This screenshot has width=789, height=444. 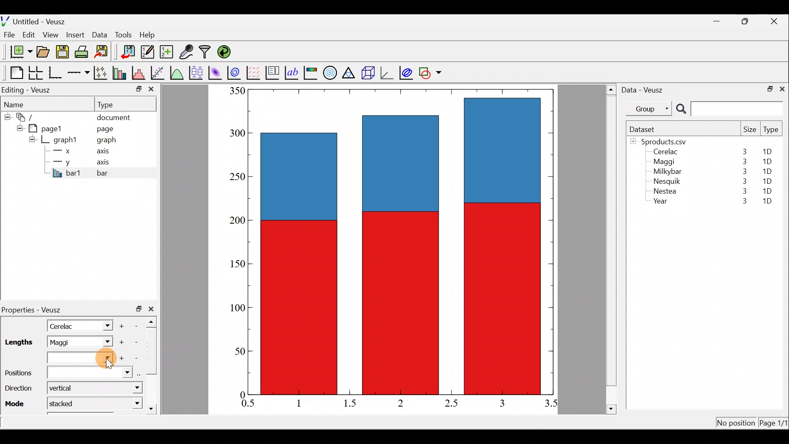 I want to click on Size, so click(x=750, y=130).